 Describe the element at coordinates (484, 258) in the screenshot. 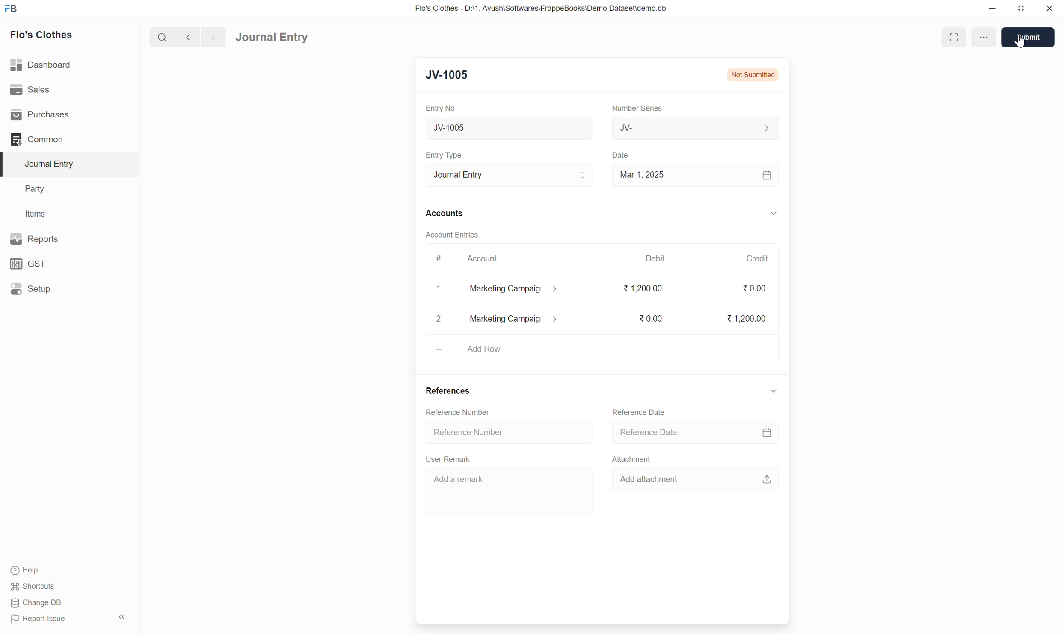

I see `Account` at that location.